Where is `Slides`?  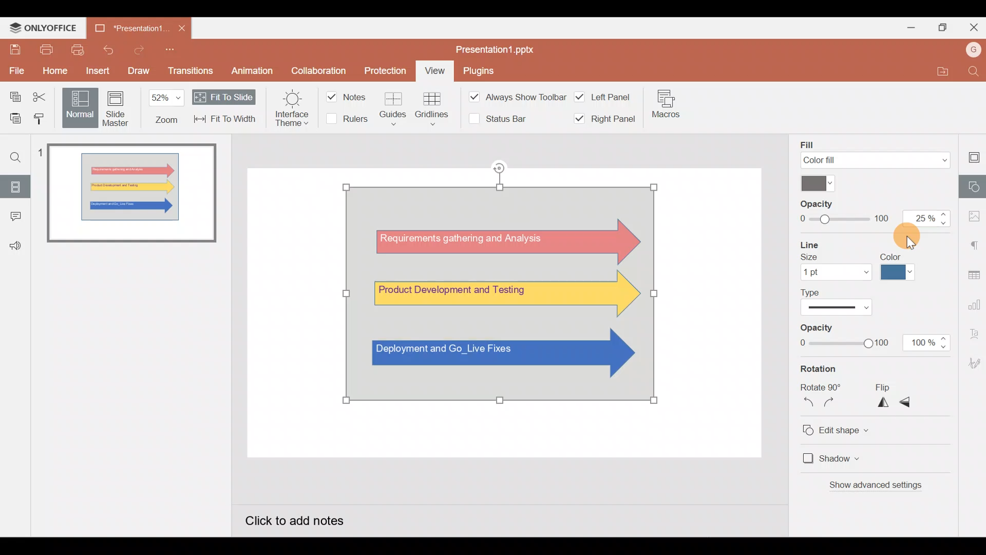
Slides is located at coordinates (16, 184).